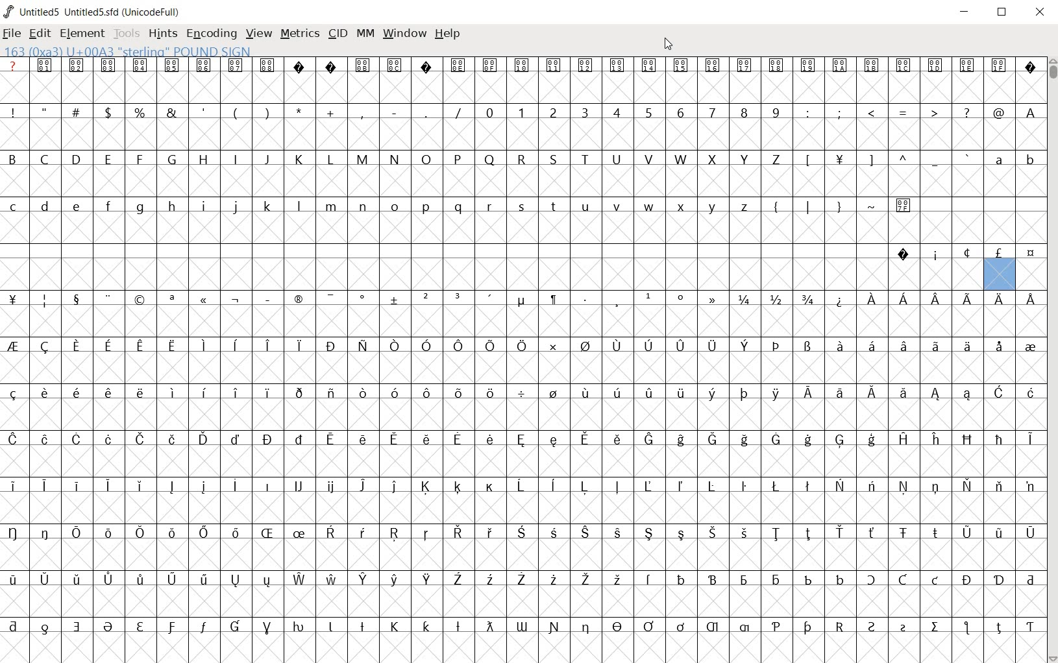 The image size is (1058, 663). Describe the element at coordinates (394, 112) in the screenshot. I see `-` at that location.